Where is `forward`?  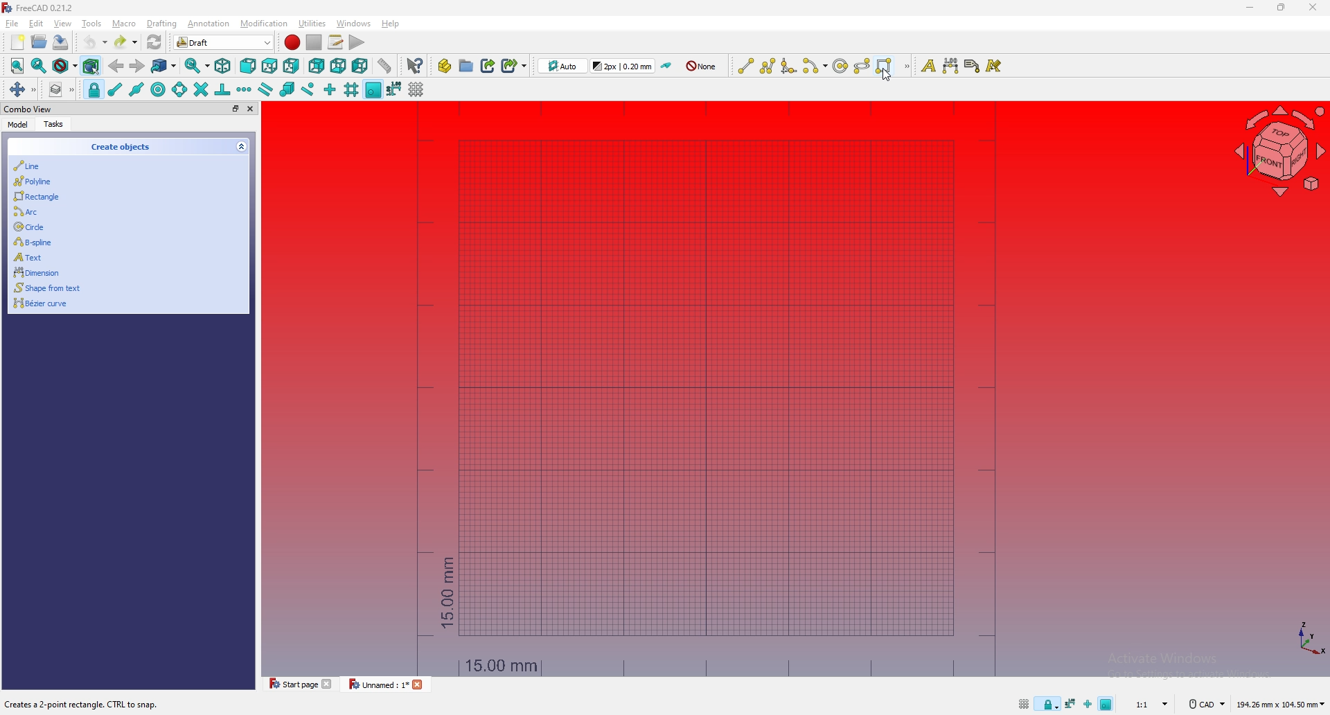
forward is located at coordinates (137, 66).